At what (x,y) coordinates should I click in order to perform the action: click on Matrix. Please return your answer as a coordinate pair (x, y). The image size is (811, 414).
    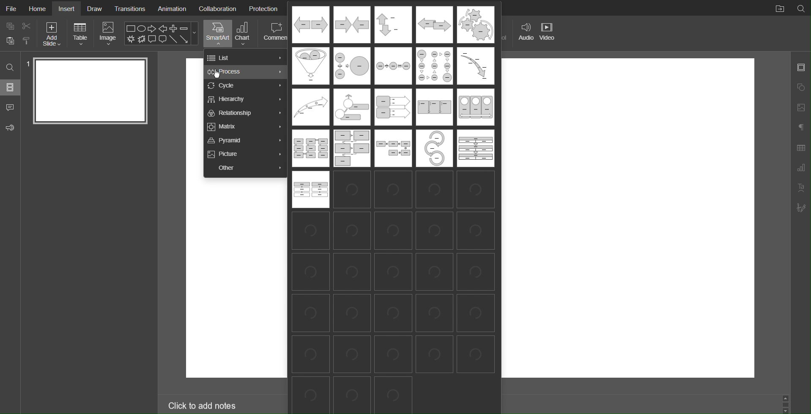
    Looking at the image, I should click on (245, 127).